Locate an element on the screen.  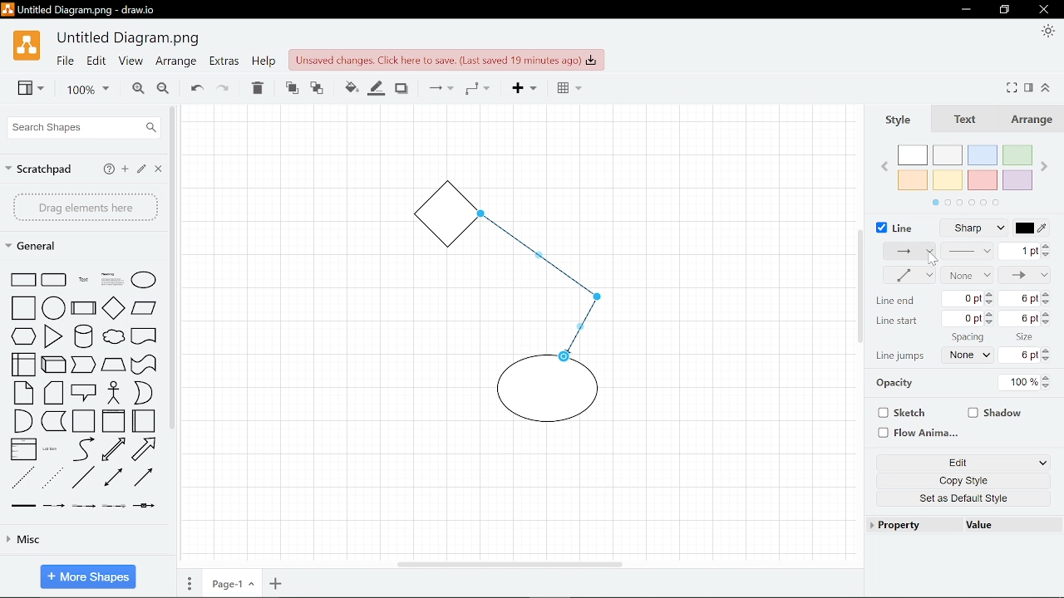
Drag elements here is located at coordinates (85, 207).